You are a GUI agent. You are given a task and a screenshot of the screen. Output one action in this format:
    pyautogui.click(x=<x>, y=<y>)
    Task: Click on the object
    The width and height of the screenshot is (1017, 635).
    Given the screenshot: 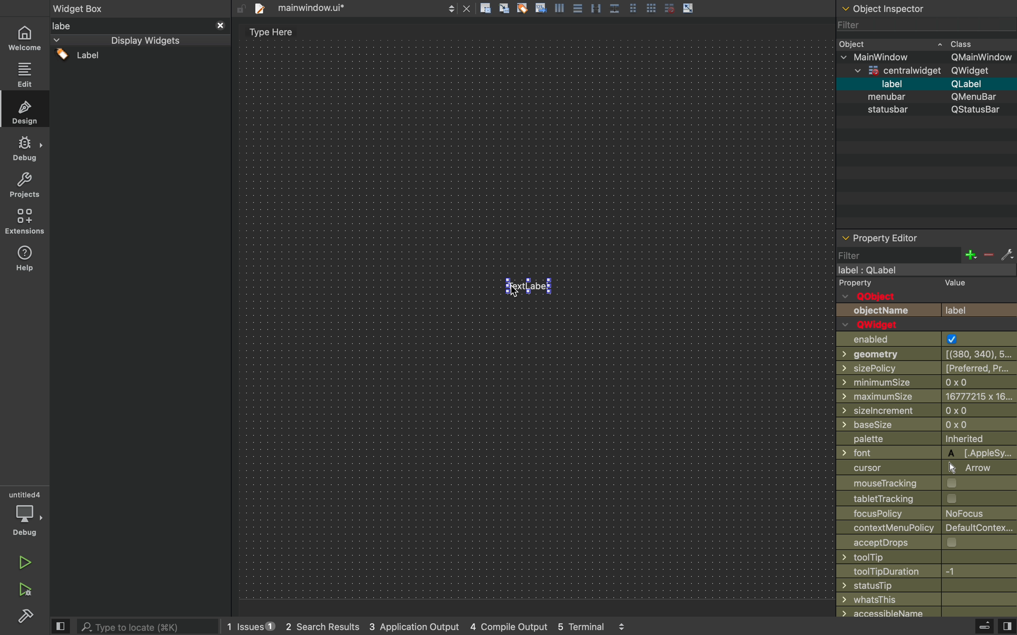 What is the action you would take?
    pyautogui.click(x=925, y=43)
    